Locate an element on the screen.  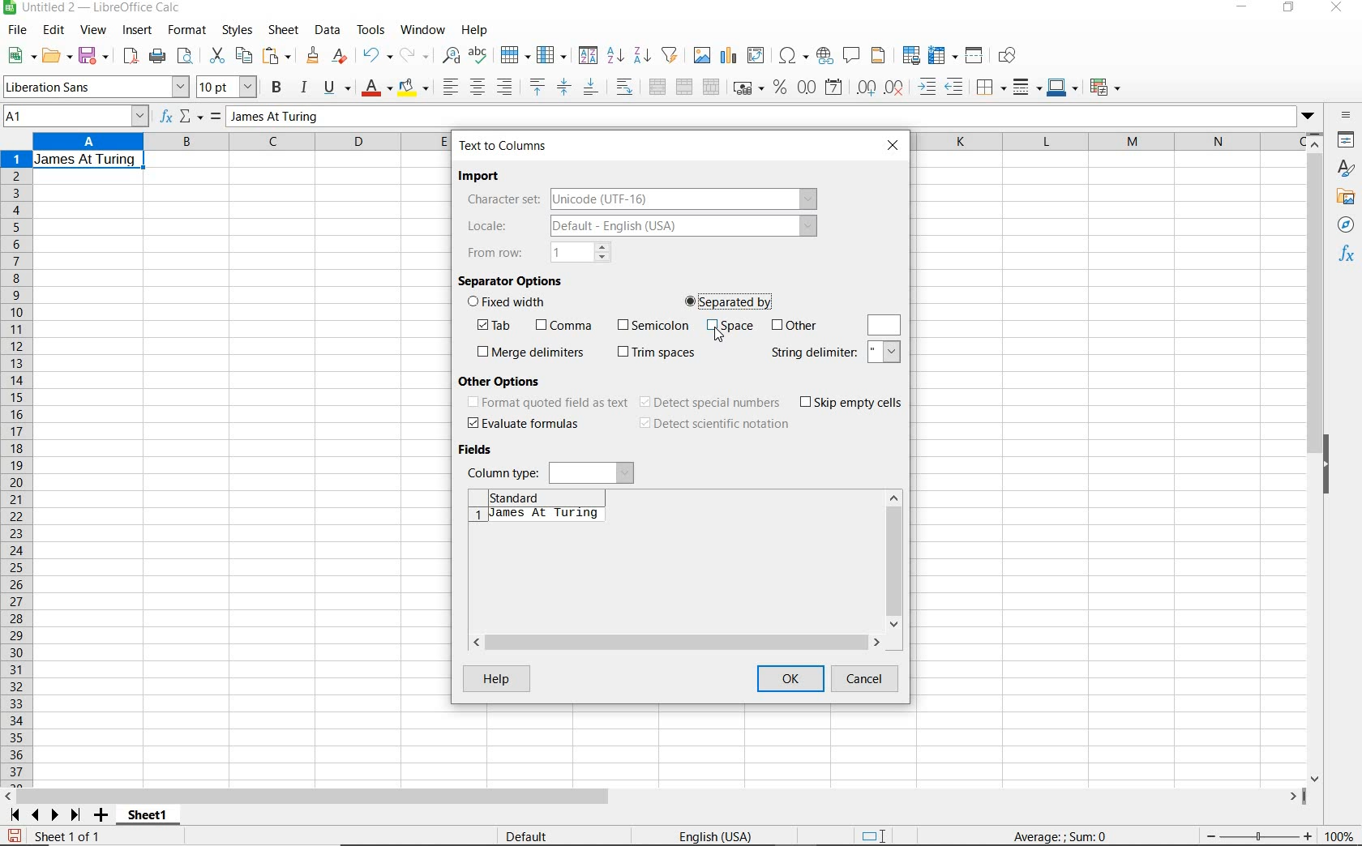
help is located at coordinates (498, 681).